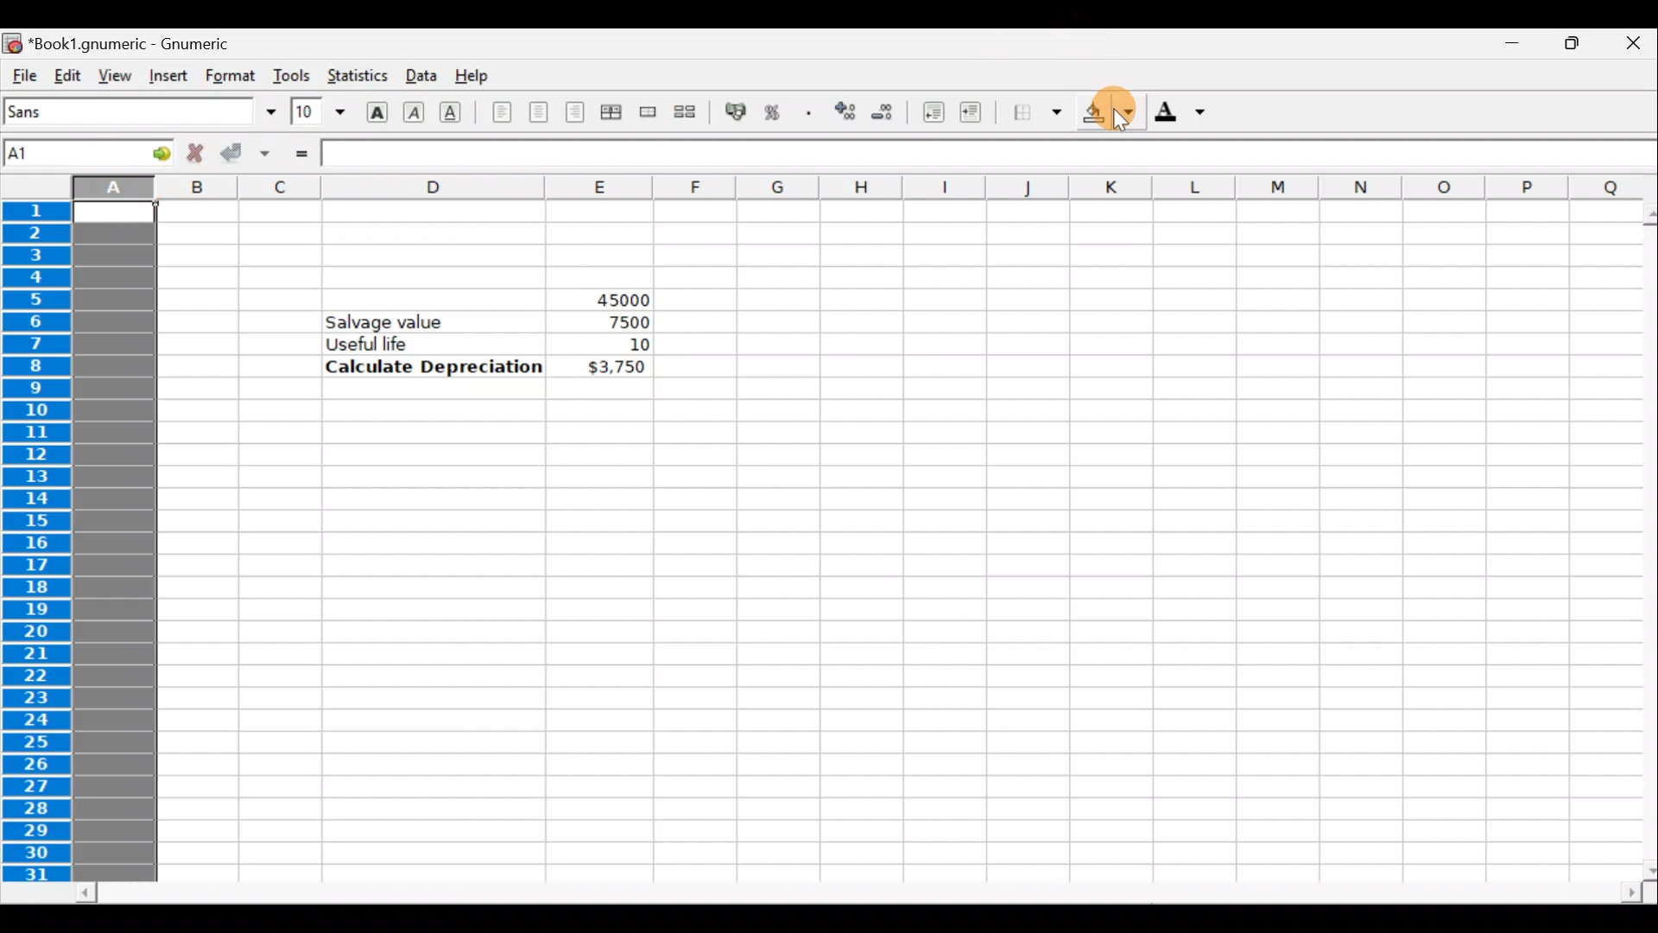  I want to click on Format the selection as percentage, so click(775, 115).